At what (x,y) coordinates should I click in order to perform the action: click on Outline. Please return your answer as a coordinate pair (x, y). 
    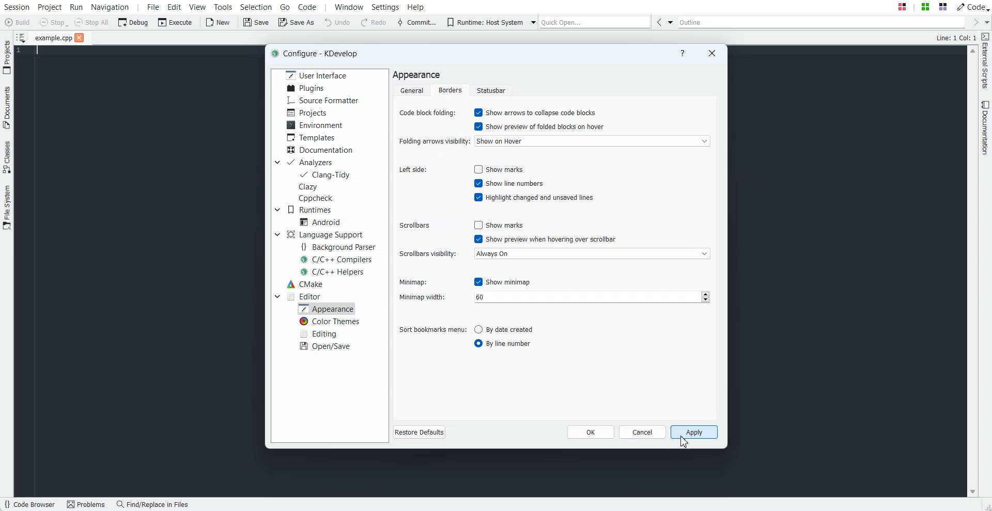
    Looking at the image, I should click on (821, 22).